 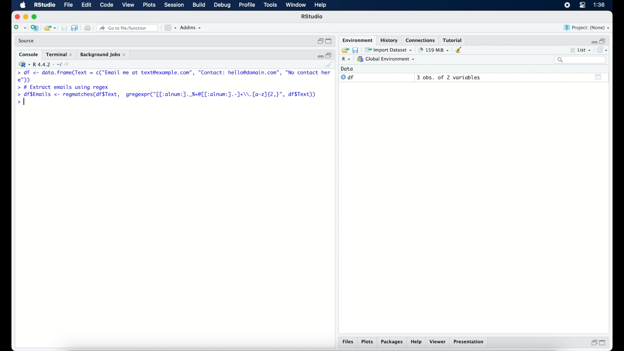 I want to click on command prompt, so click(x=20, y=102).